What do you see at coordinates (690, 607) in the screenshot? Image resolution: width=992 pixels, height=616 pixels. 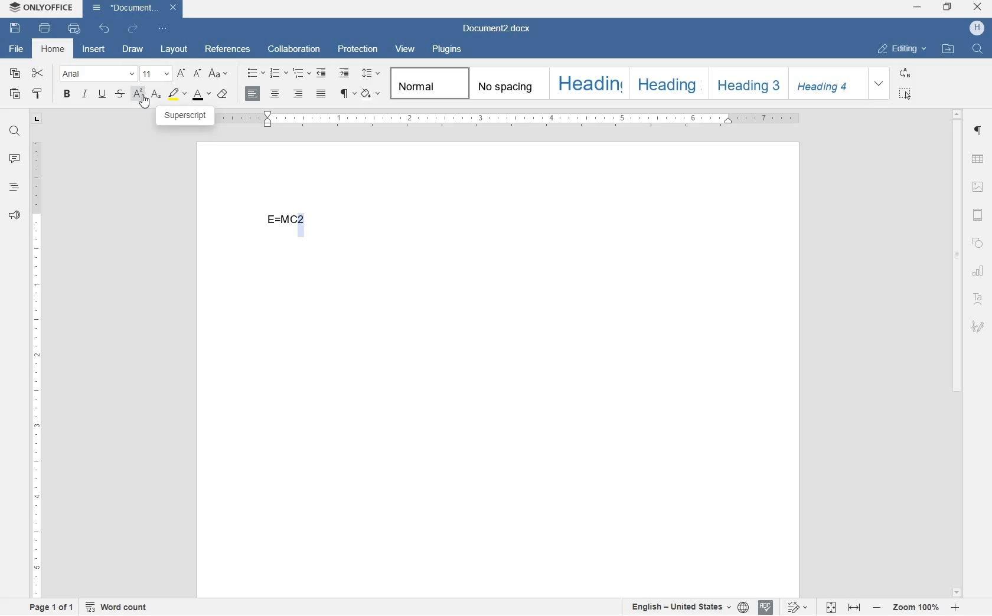 I see `text or document language` at bounding box center [690, 607].